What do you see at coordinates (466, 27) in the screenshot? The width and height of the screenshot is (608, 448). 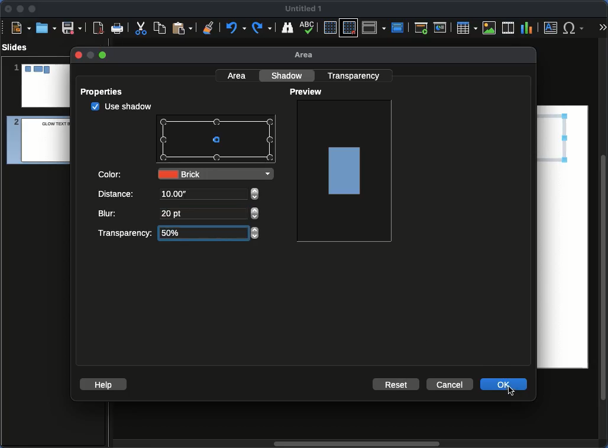 I see `Table` at bounding box center [466, 27].